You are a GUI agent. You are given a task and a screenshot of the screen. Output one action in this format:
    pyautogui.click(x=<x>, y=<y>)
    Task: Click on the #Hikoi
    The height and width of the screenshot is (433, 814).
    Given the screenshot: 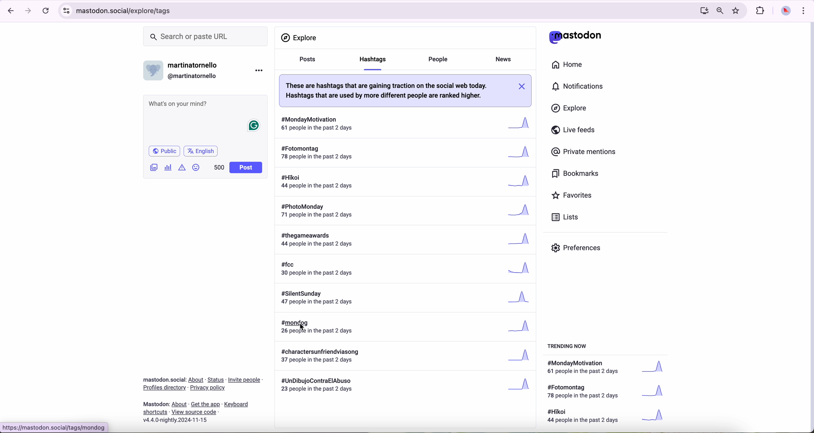 What is the action you would take?
    pyautogui.click(x=406, y=182)
    